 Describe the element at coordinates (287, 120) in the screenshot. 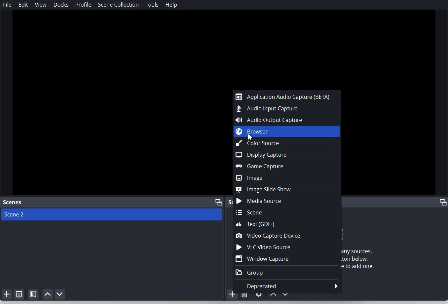

I see `Audio Output Capture` at that location.